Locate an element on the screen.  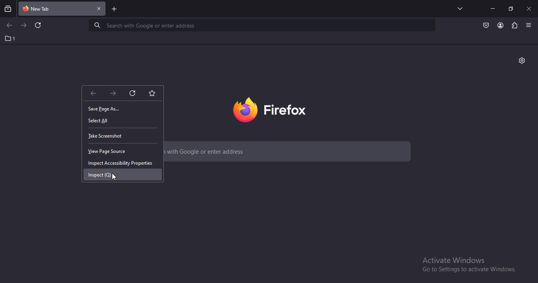
select all is located at coordinates (101, 121).